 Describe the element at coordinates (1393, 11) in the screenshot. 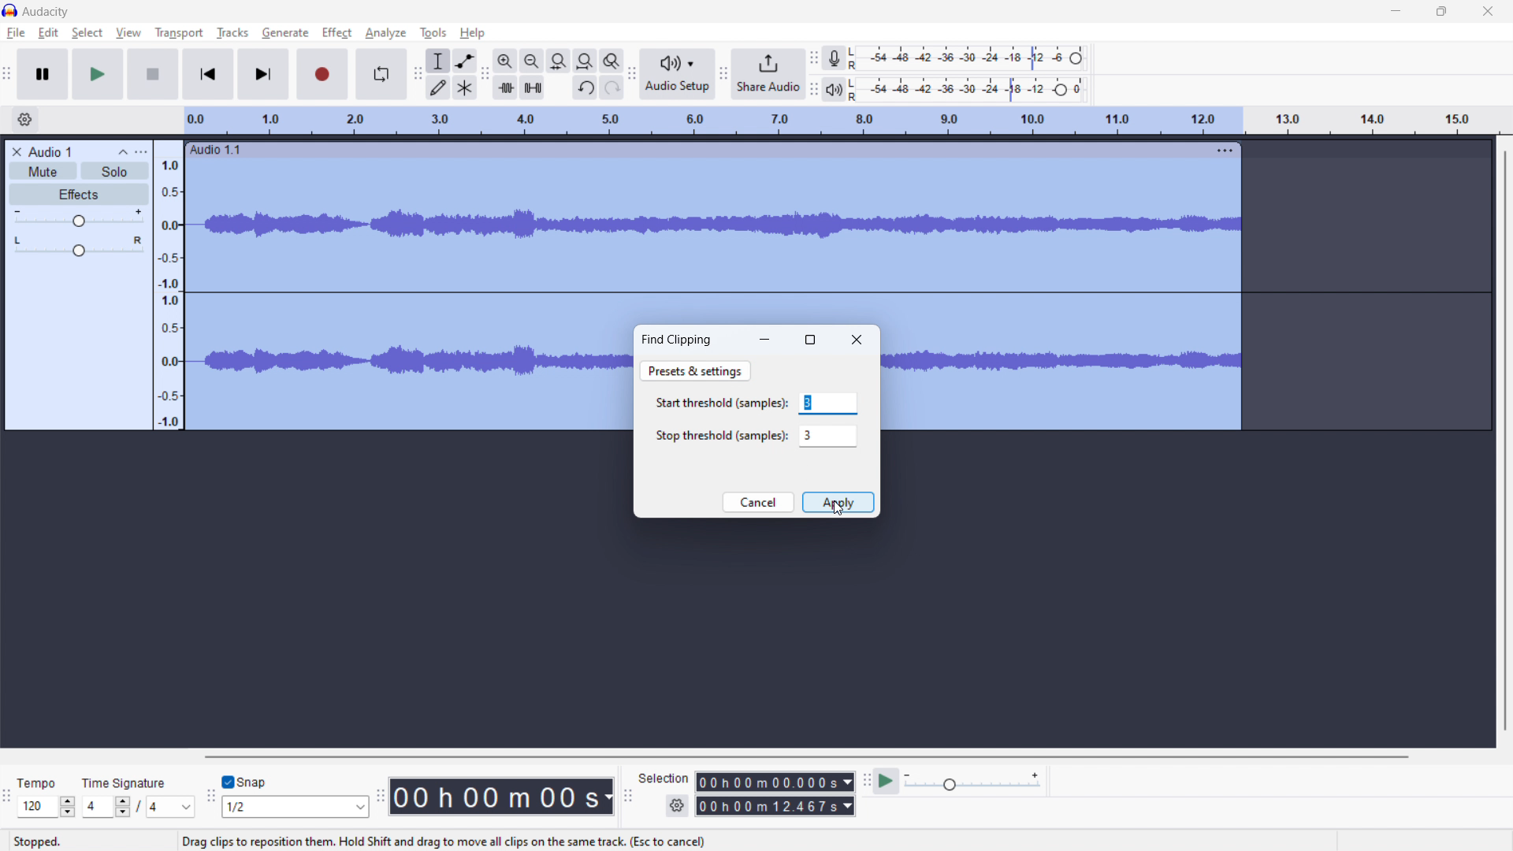

I see `minimize` at that location.